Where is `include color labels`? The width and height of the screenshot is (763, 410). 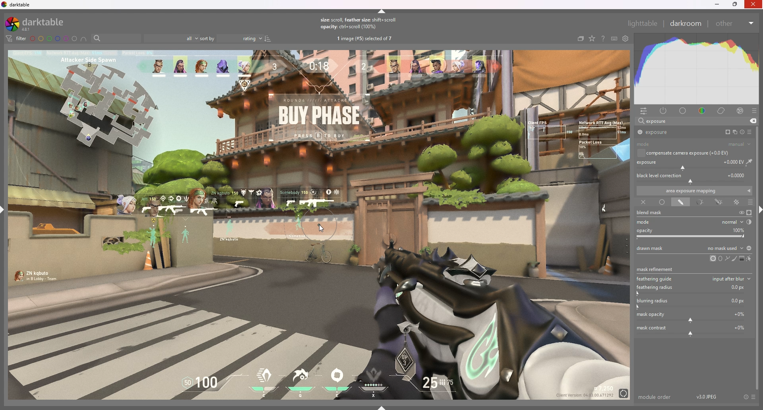 include color labels is located at coordinates (85, 39).